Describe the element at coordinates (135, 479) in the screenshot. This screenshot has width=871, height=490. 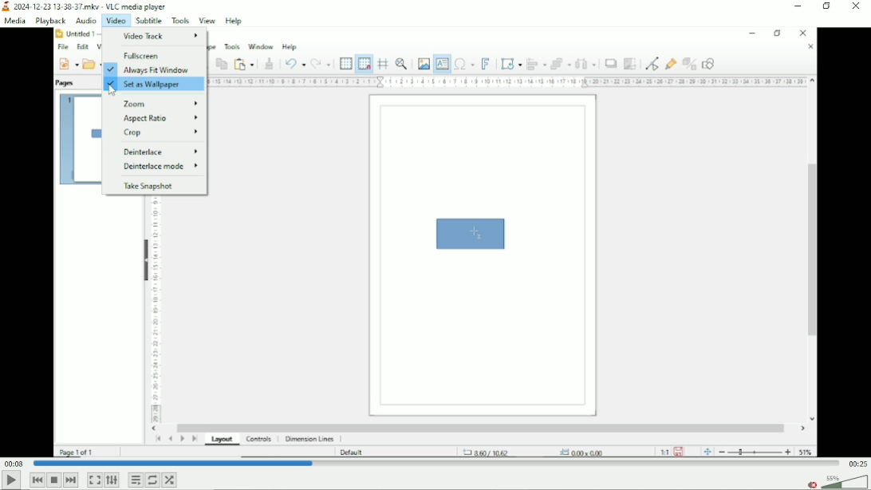
I see `Toggle playlist` at that location.